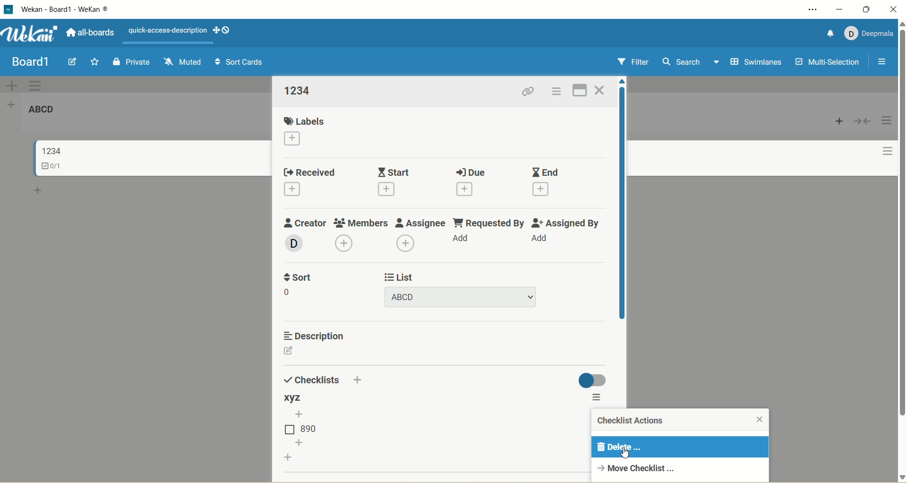  I want to click on number, so click(293, 293).